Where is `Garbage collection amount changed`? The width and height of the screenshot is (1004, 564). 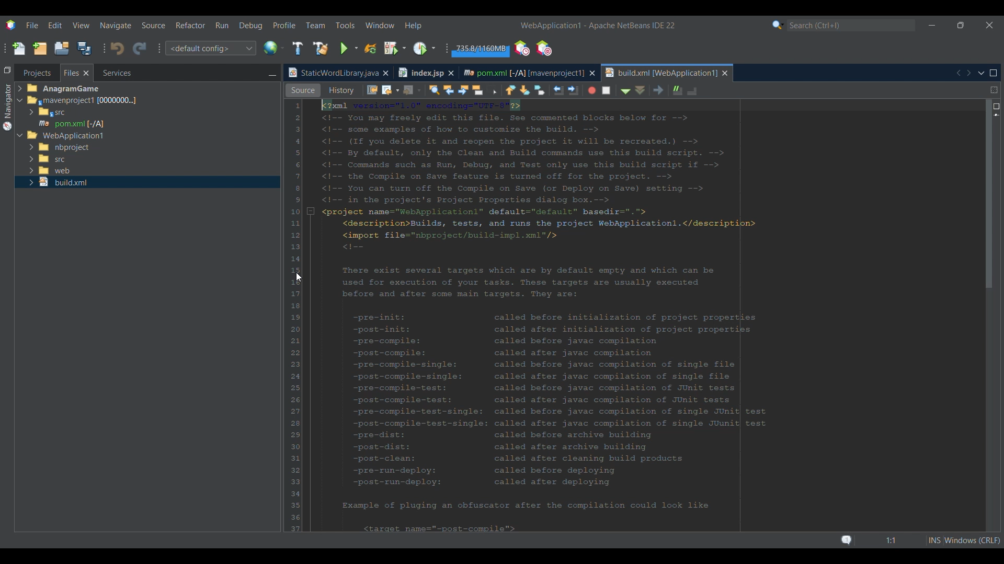 Garbage collection amount changed is located at coordinates (481, 50).